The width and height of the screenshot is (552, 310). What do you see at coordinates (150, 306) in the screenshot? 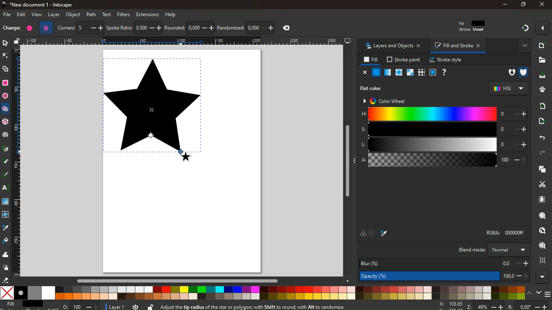
I see `unlock` at bounding box center [150, 306].